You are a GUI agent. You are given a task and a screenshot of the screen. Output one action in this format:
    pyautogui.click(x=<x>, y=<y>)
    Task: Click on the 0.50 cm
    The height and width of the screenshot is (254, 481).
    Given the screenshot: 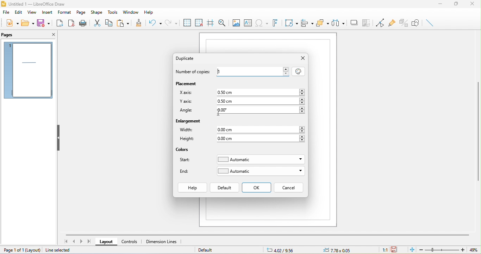 What is the action you would take?
    pyautogui.click(x=258, y=92)
    